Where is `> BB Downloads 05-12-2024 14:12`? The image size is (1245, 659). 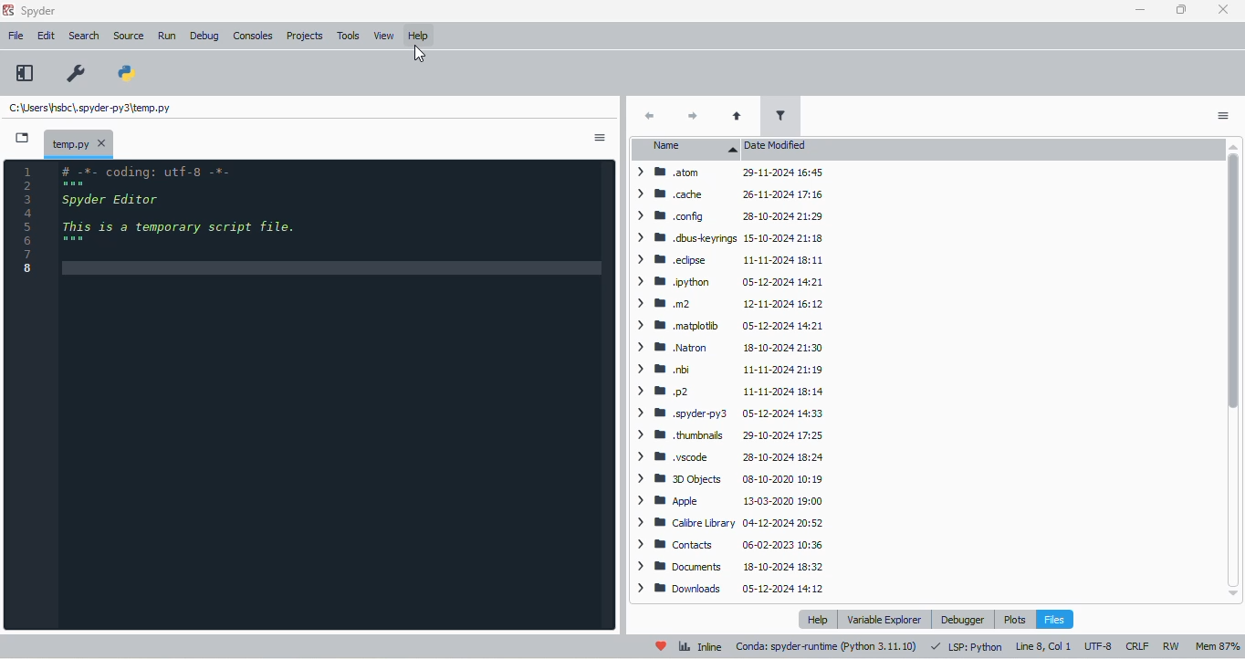
> BB Downloads 05-12-2024 14:12 is located at coordinates (729, 589).